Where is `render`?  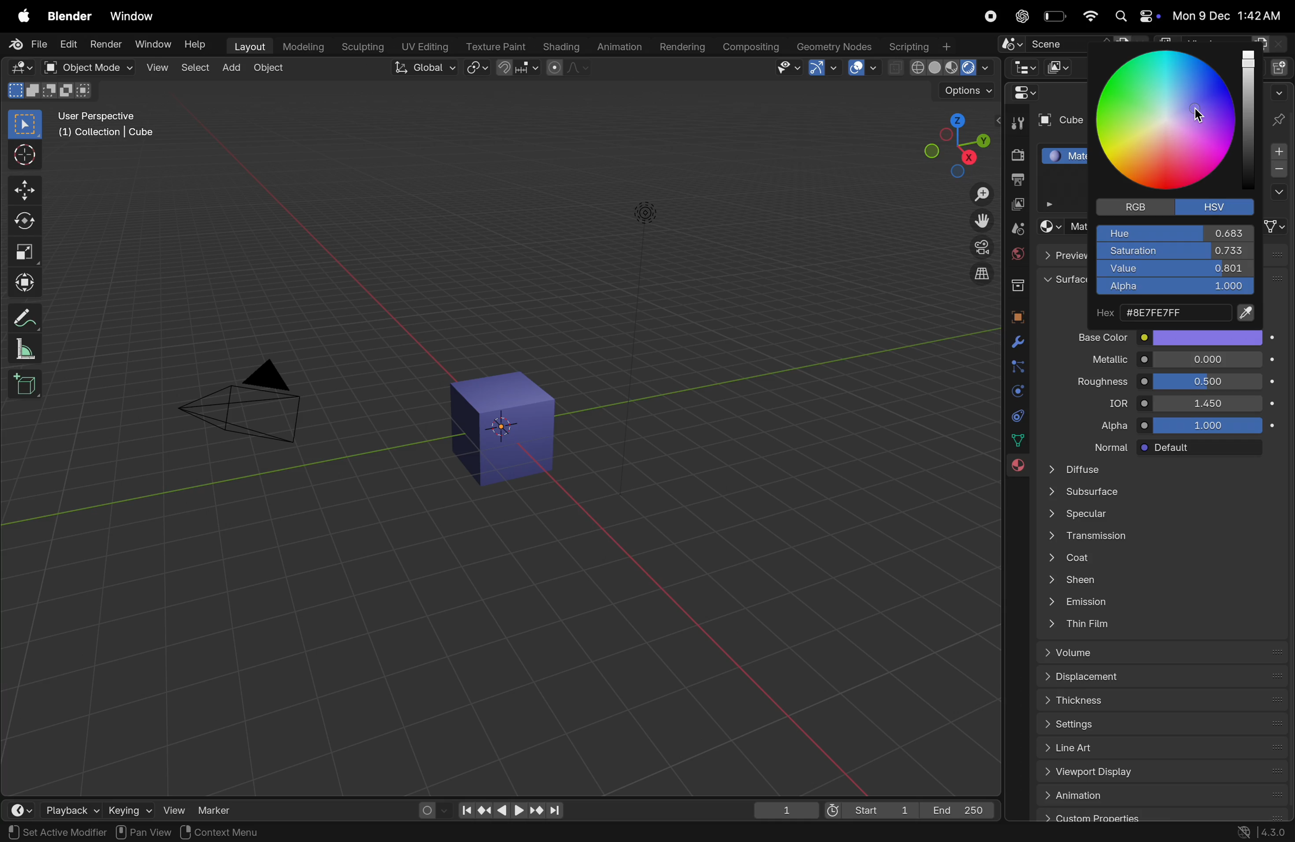
render is located at coordinates (1014, 156).